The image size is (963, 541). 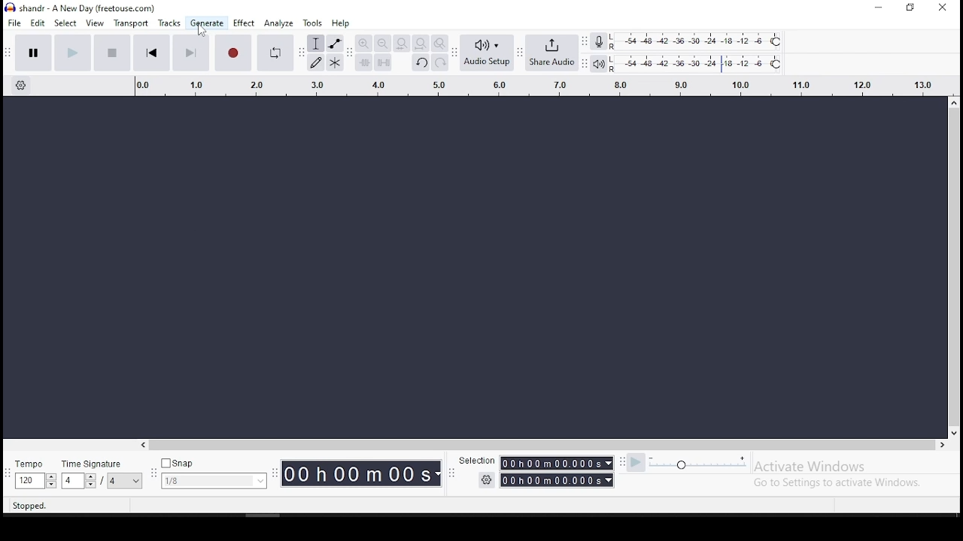 I want to click on time signature, so click(x=214, y=472).